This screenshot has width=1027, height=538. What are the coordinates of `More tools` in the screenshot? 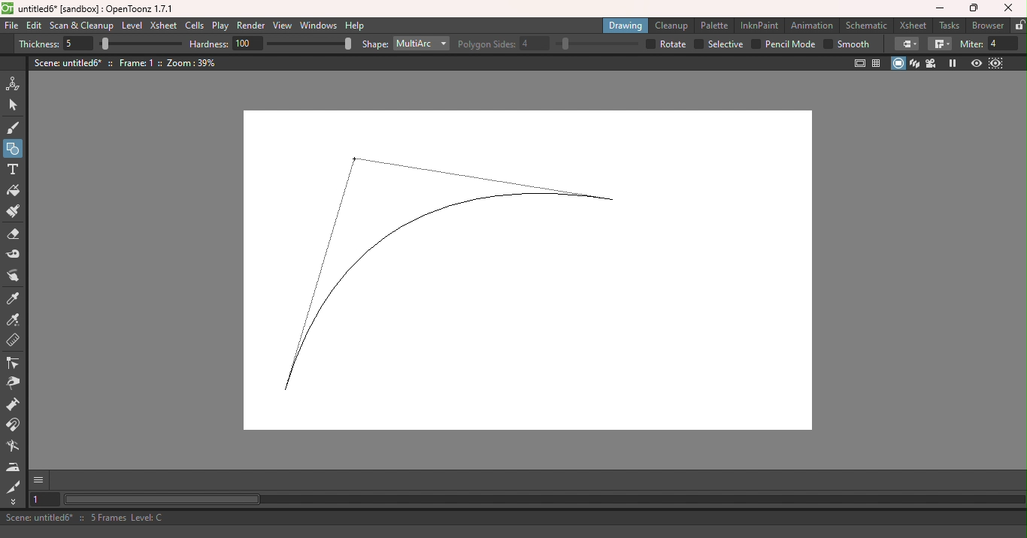 It's located at (14, 501).